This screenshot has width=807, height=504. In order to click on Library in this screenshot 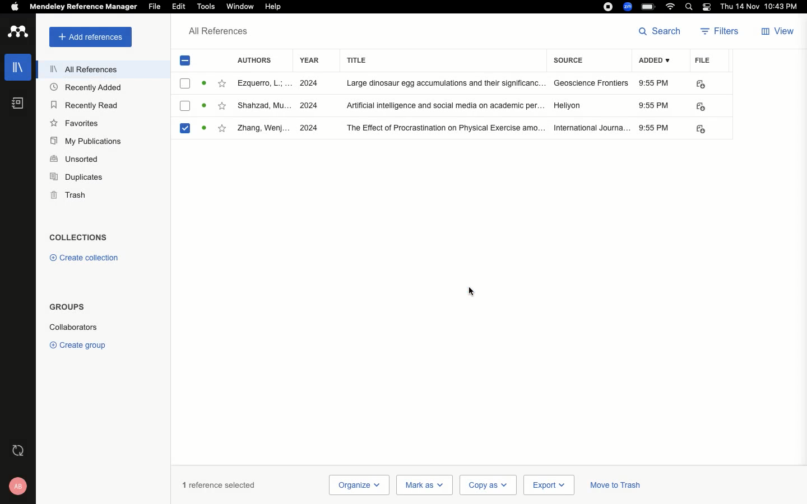, I will do `click(18, 64)`.